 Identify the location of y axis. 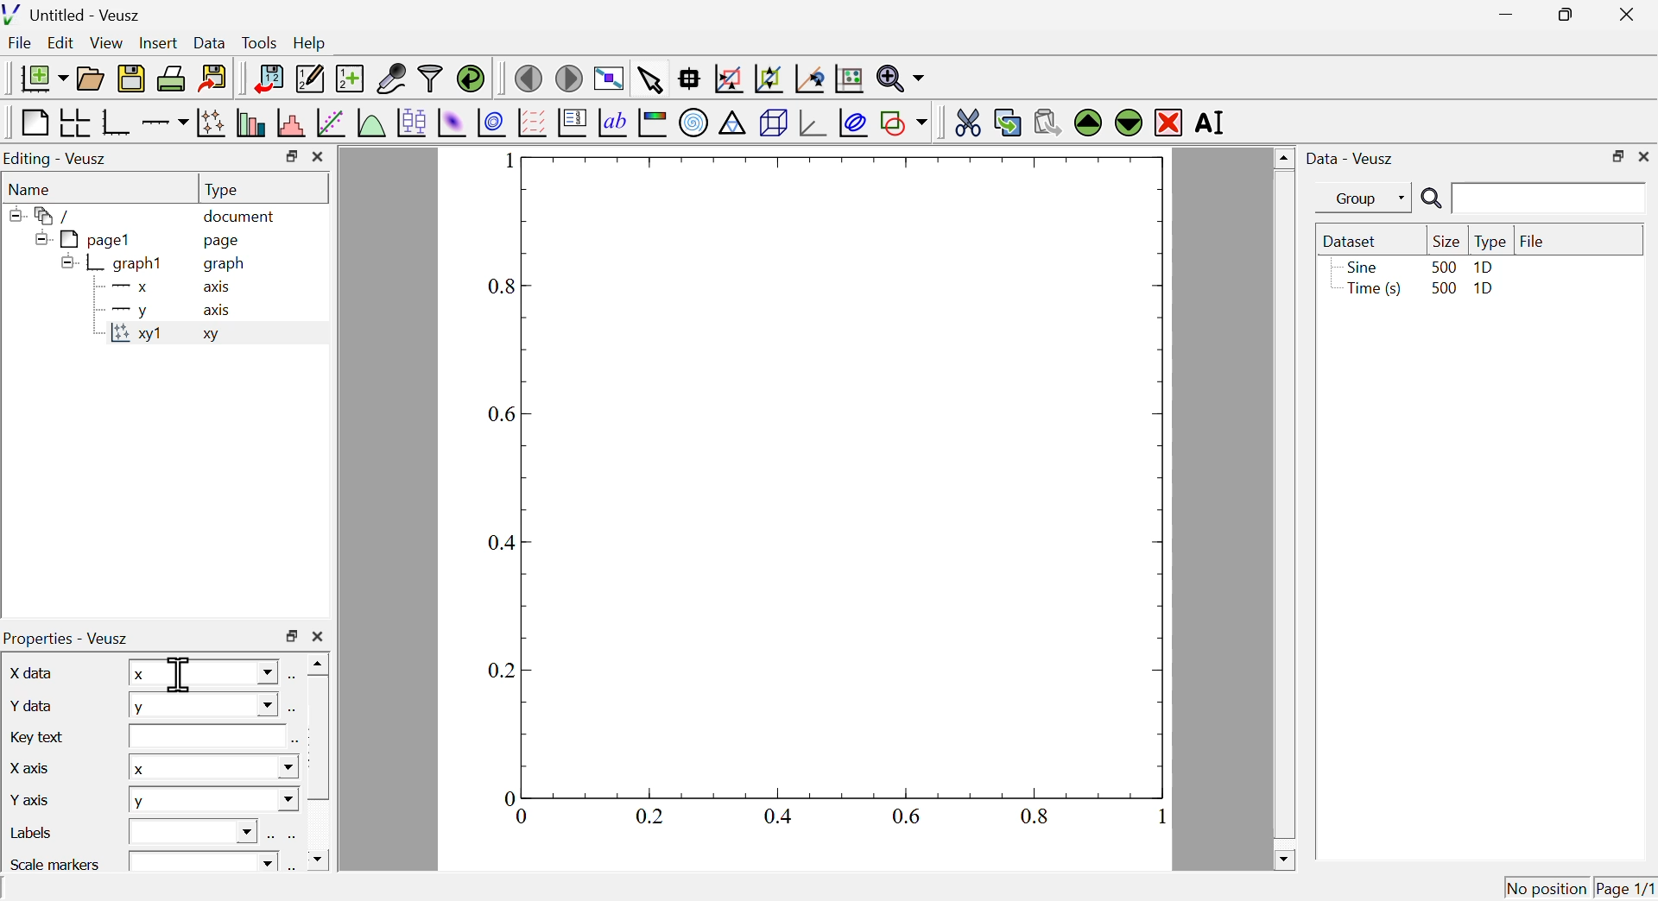
(34, 797).